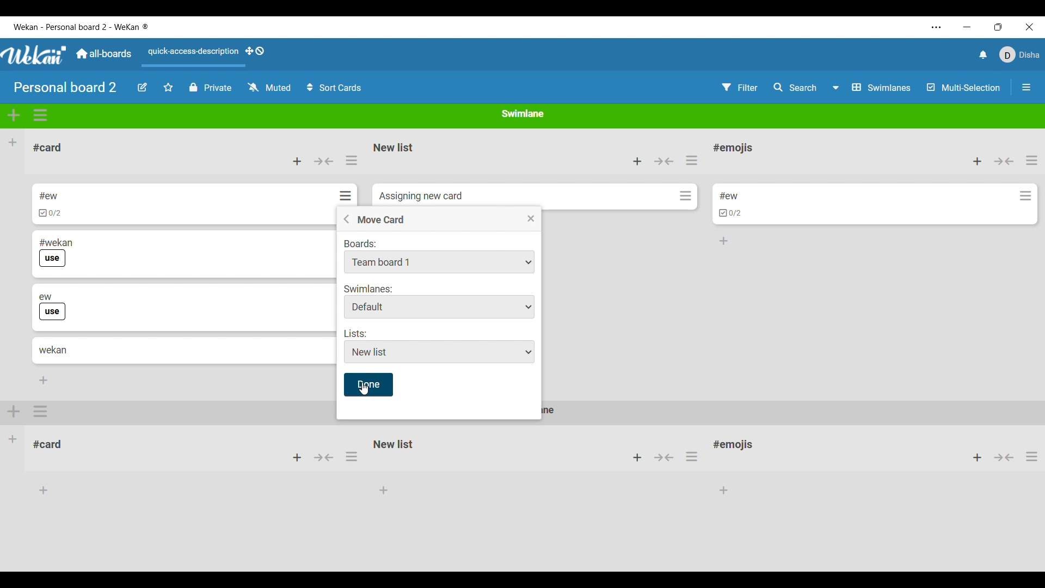 The image size is (1045, 588). I want to click on Add swimlane, so click(14, 115).